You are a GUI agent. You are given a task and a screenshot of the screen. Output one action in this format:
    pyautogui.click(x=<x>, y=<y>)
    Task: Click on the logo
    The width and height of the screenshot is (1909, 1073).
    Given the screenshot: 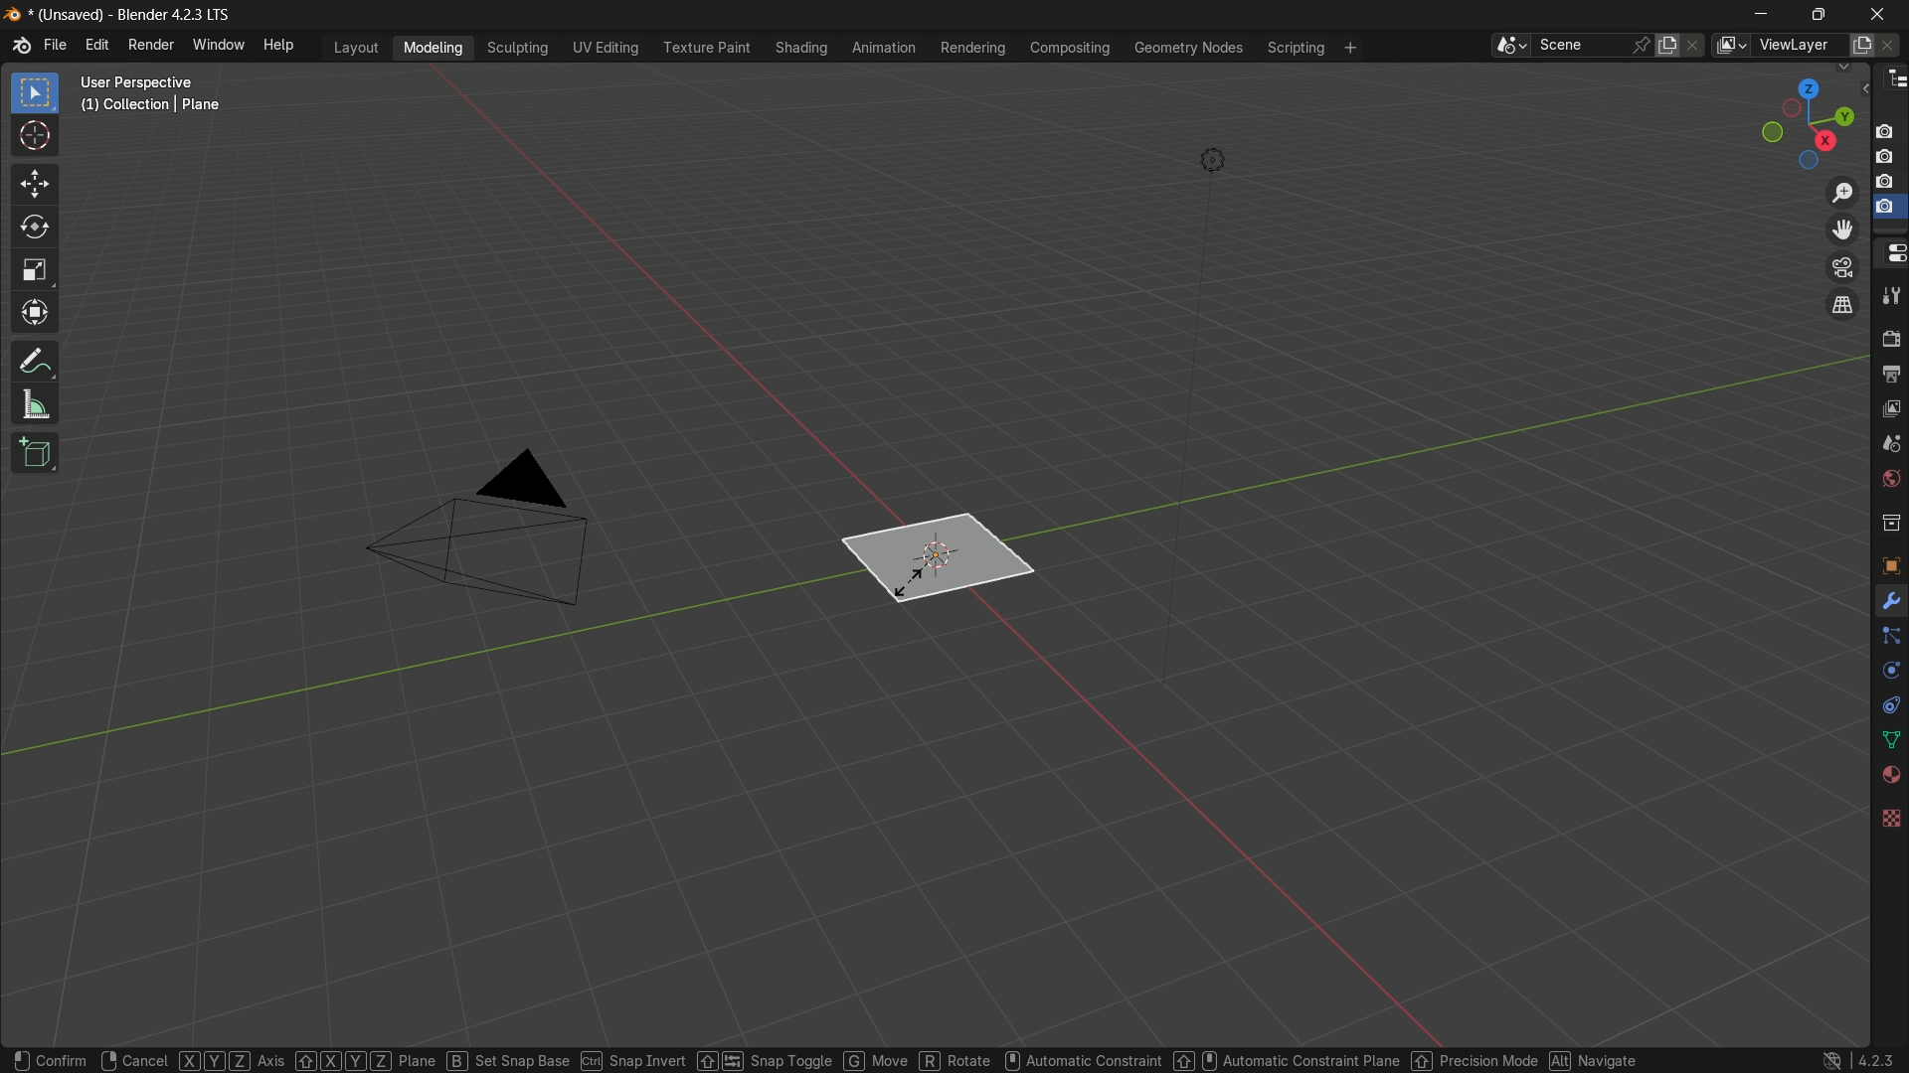 What is the action you would take?
    pyautogui.click(x=18, y=49)
    